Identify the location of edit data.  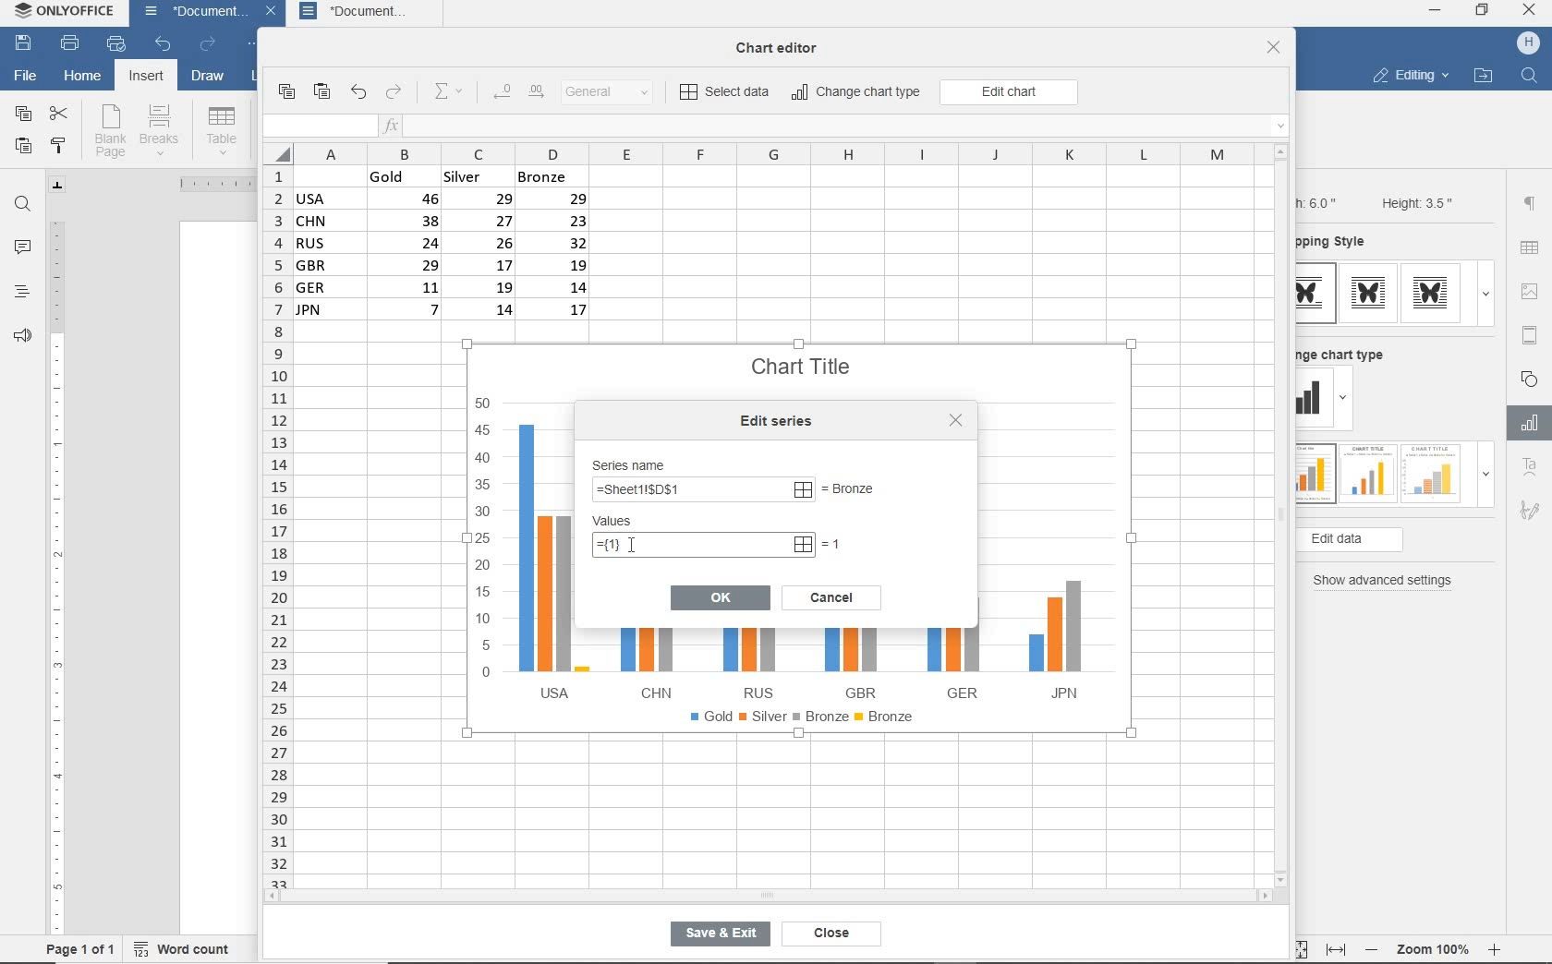
(1380, 540).